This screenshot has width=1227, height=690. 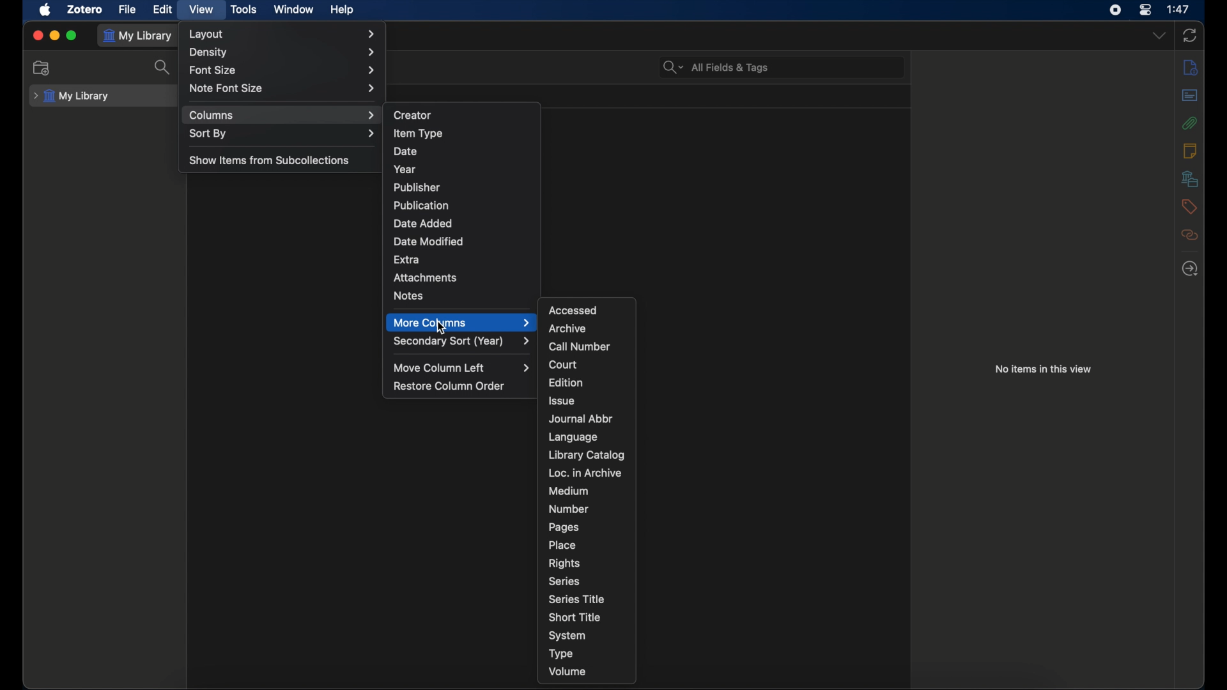 What do you see at coordinates (1044, 369) in the screenshot?
I see `no items in this view` at bounding box center [1044, 369].